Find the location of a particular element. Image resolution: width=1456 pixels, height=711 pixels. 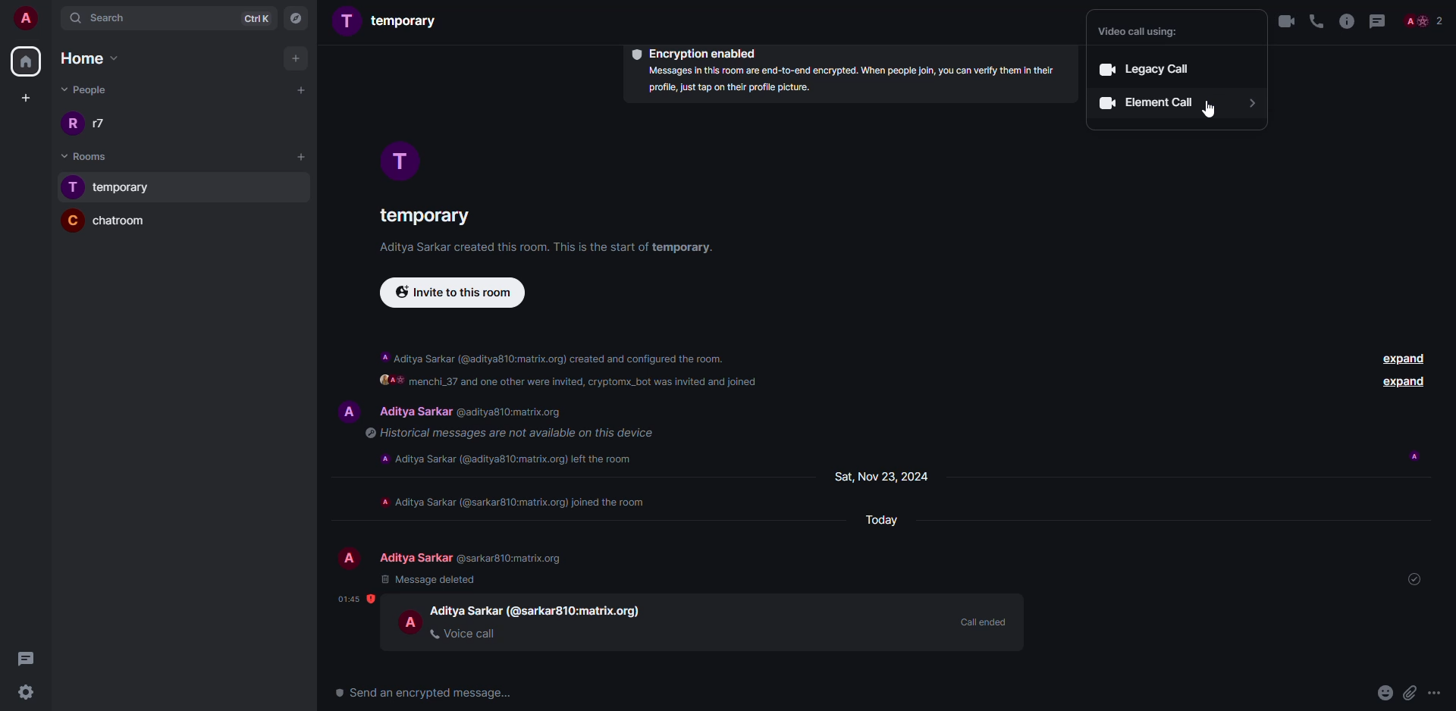

id is located at coordinates (579, 611).